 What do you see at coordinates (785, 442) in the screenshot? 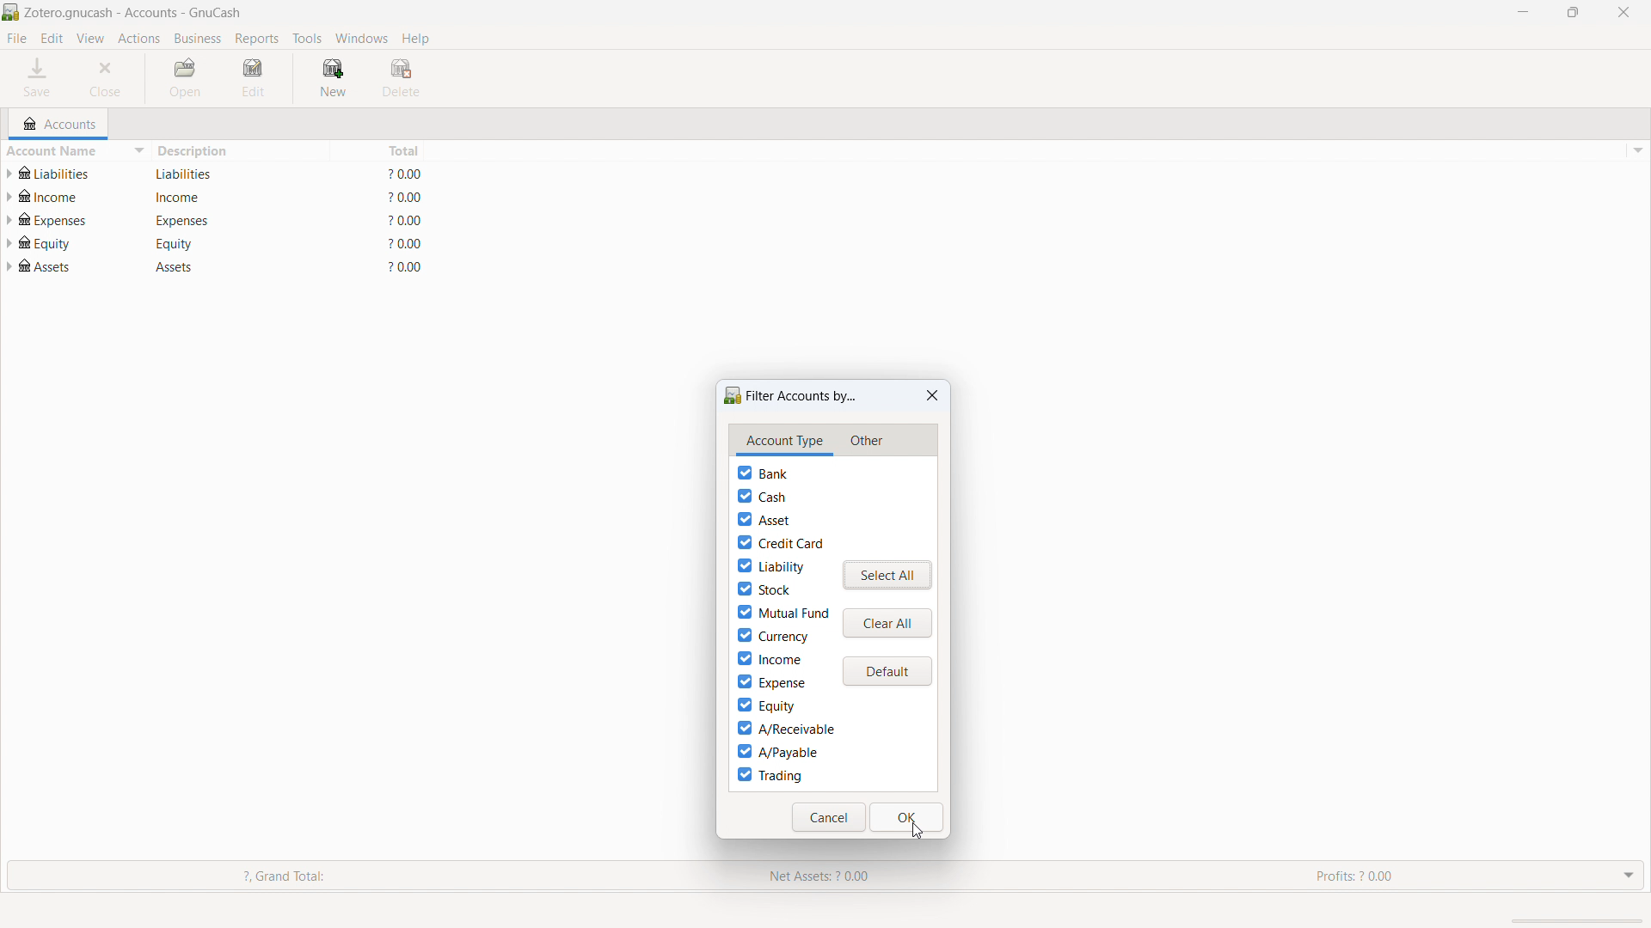
I see `account type` at bounding box center [785, 442].